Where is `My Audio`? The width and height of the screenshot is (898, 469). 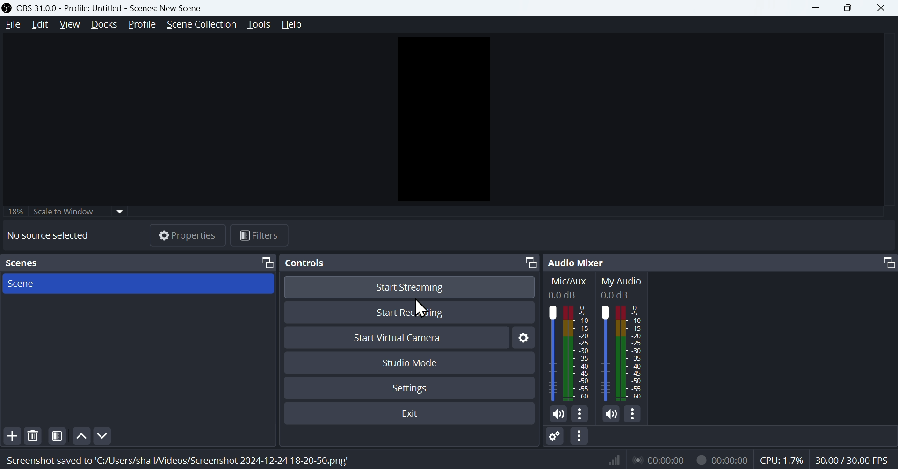
My Audio is located at coordinates (629, 338).